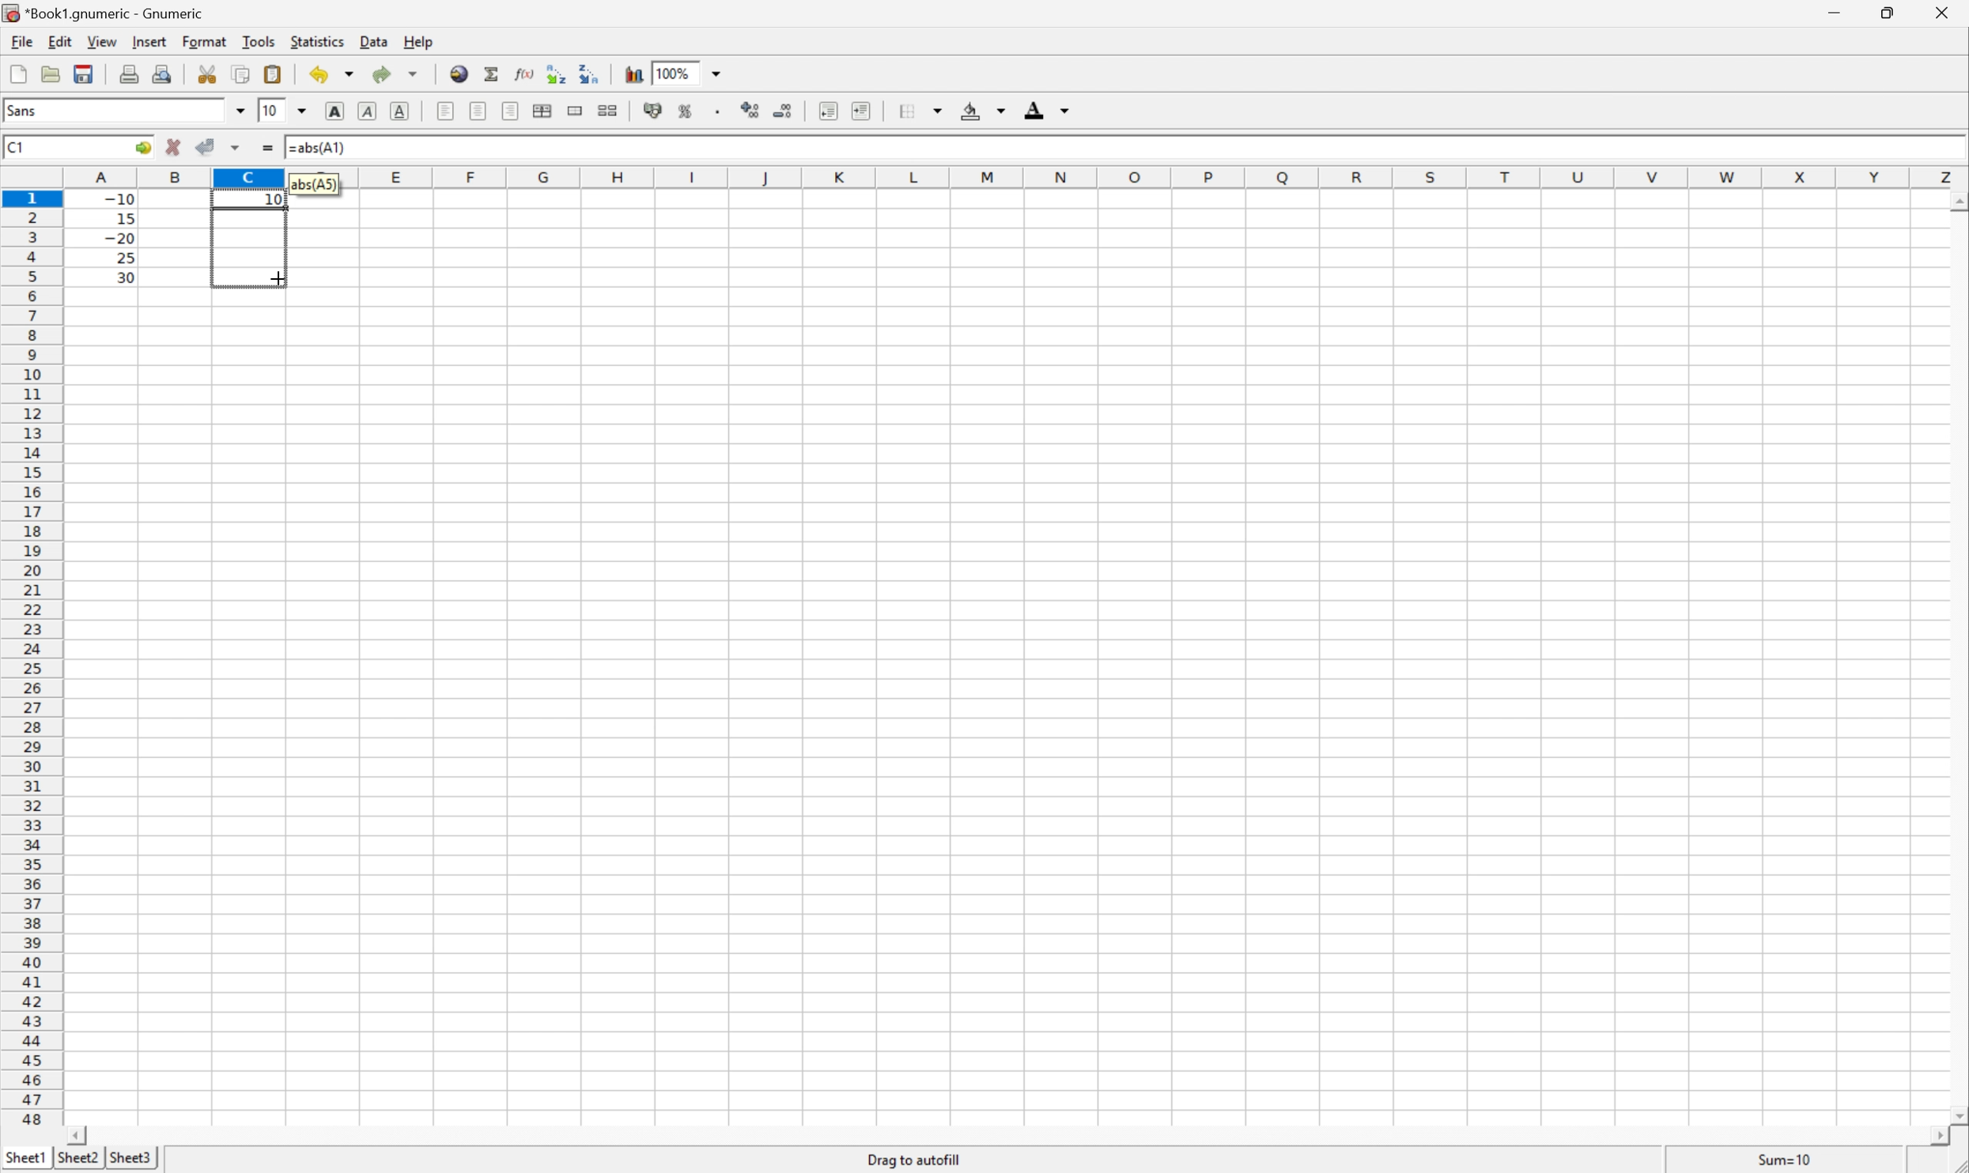 The width and height of the screenshot is (1969, 1173). I want to click on Merge a range of cells, so click(577, 111).